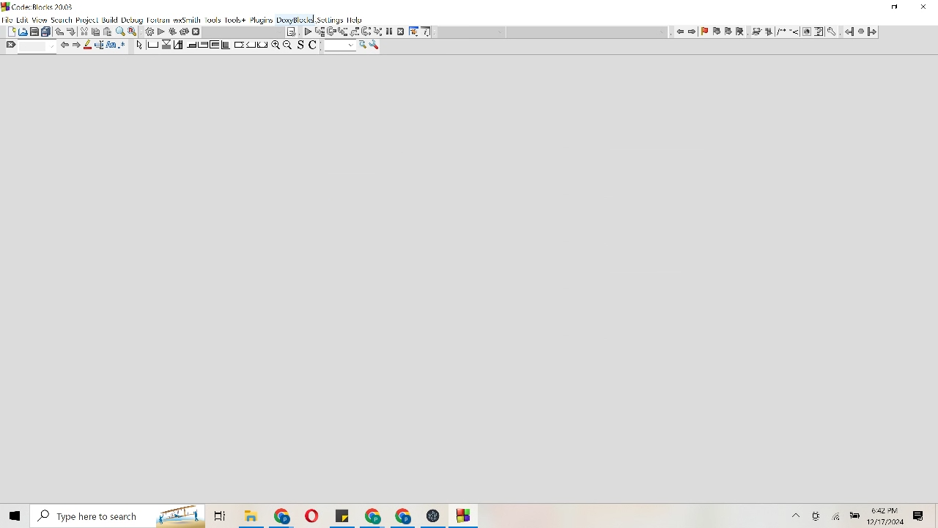  I want to click on Pause, so click(860, 32).